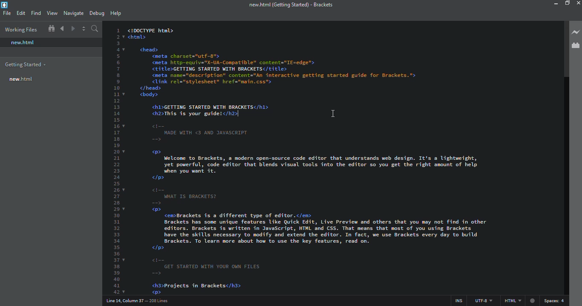  Describe the element at coordinates (72, 29) in the screenshot. I see `navigate forward` at that location.